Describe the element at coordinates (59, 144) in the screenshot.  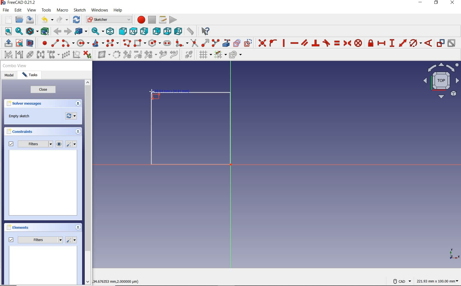
I see `show/hide all listed constraints from3D view` at that location.